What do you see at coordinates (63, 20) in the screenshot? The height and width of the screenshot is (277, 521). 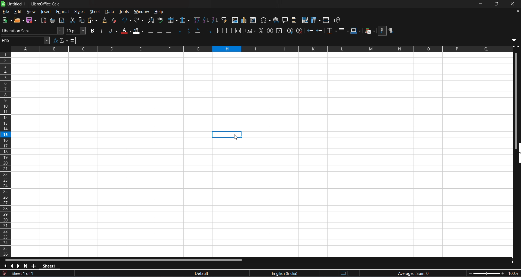 I see `toggle print view` at bounding box center [63, 20].